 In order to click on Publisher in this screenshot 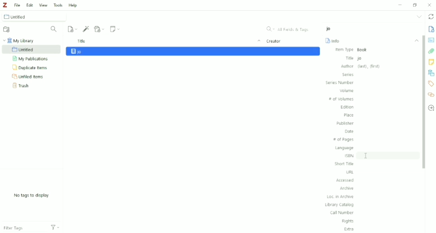, I will do `click(344, 123)`.